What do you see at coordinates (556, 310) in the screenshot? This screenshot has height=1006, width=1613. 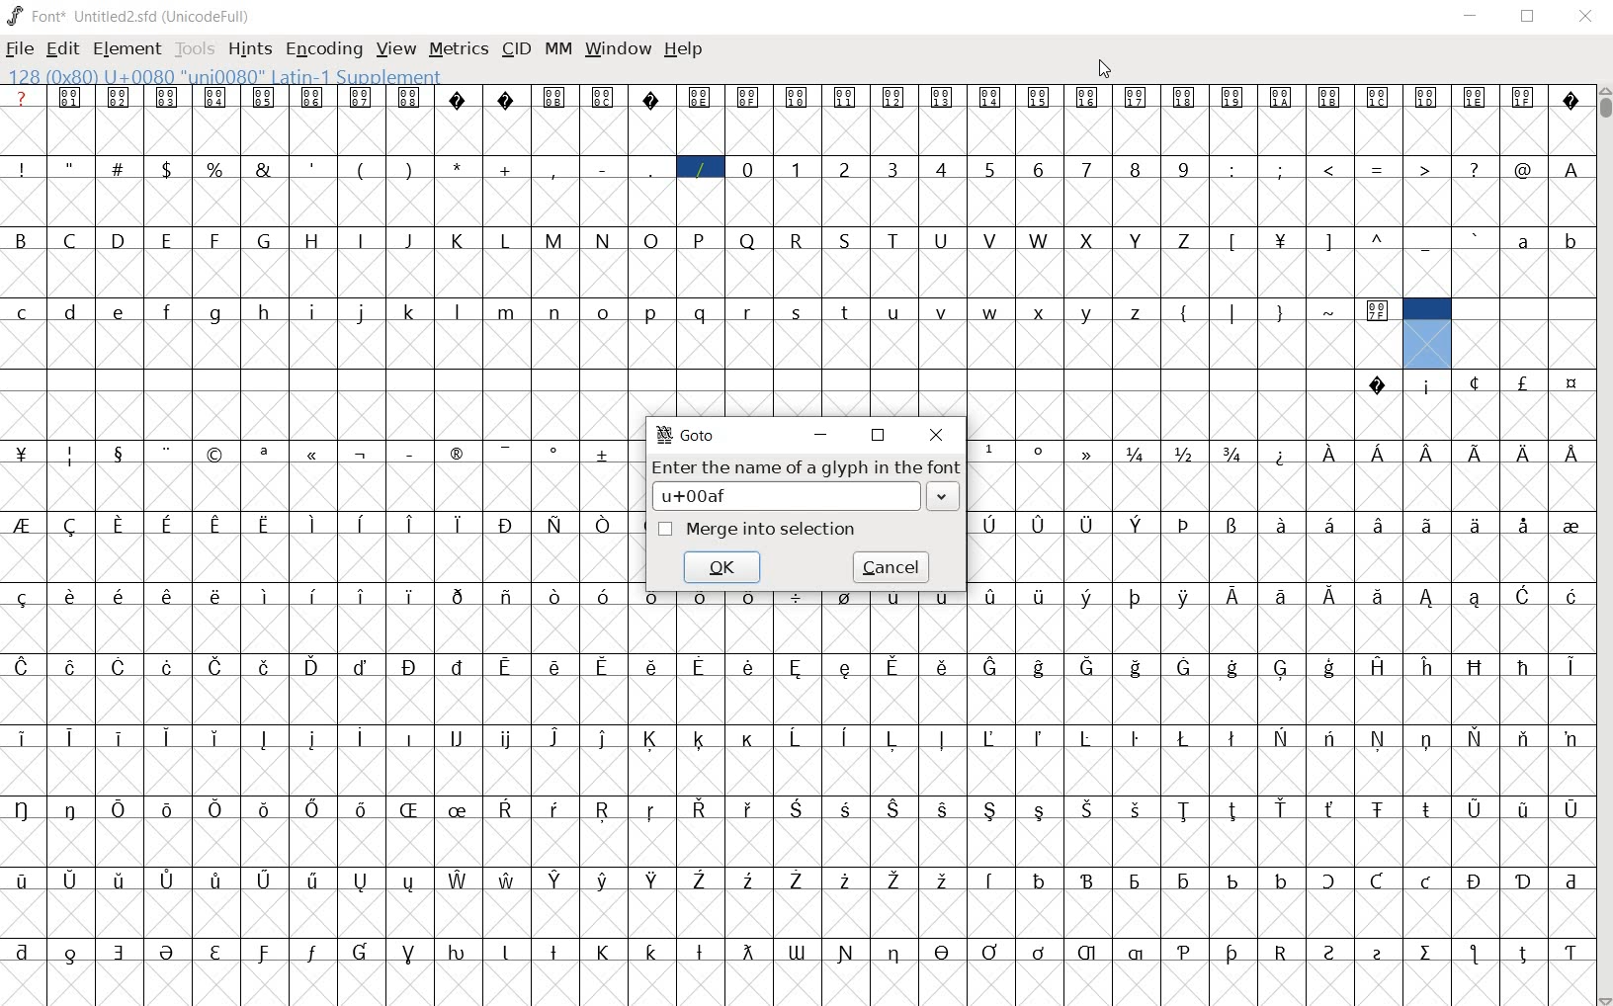 I see `n` at bounding box center [556, 310].